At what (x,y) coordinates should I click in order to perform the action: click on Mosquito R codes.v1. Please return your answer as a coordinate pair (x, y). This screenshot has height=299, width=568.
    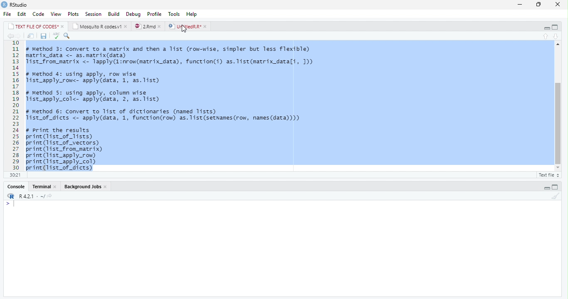
    Looking at the image, I should click on (99, 26).